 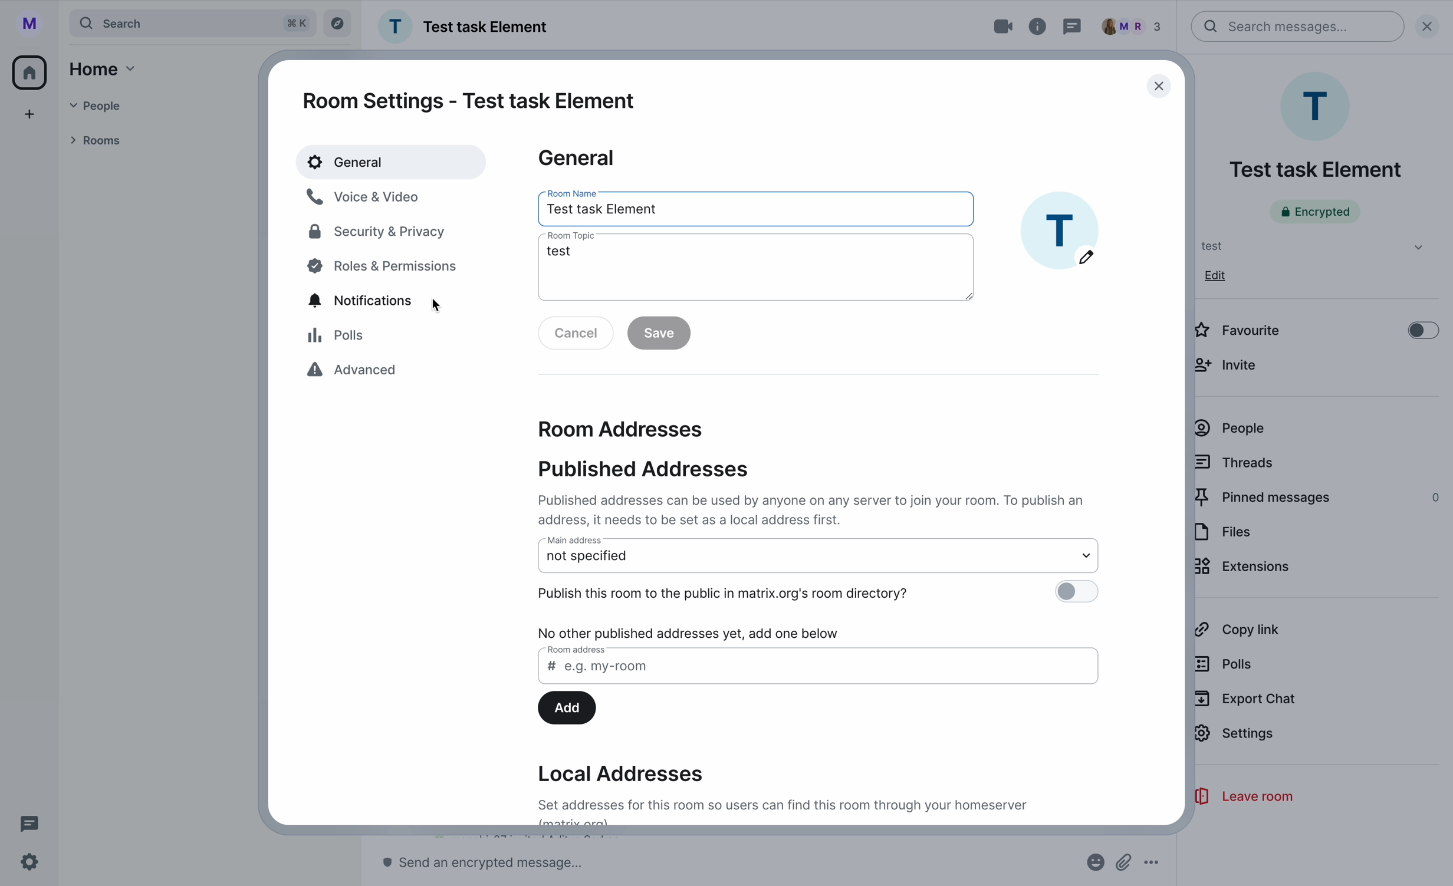 What do you see at coordinates (1237, 739) in the screenshot?
I see `click on settings` at bounding box center [1237, 739].